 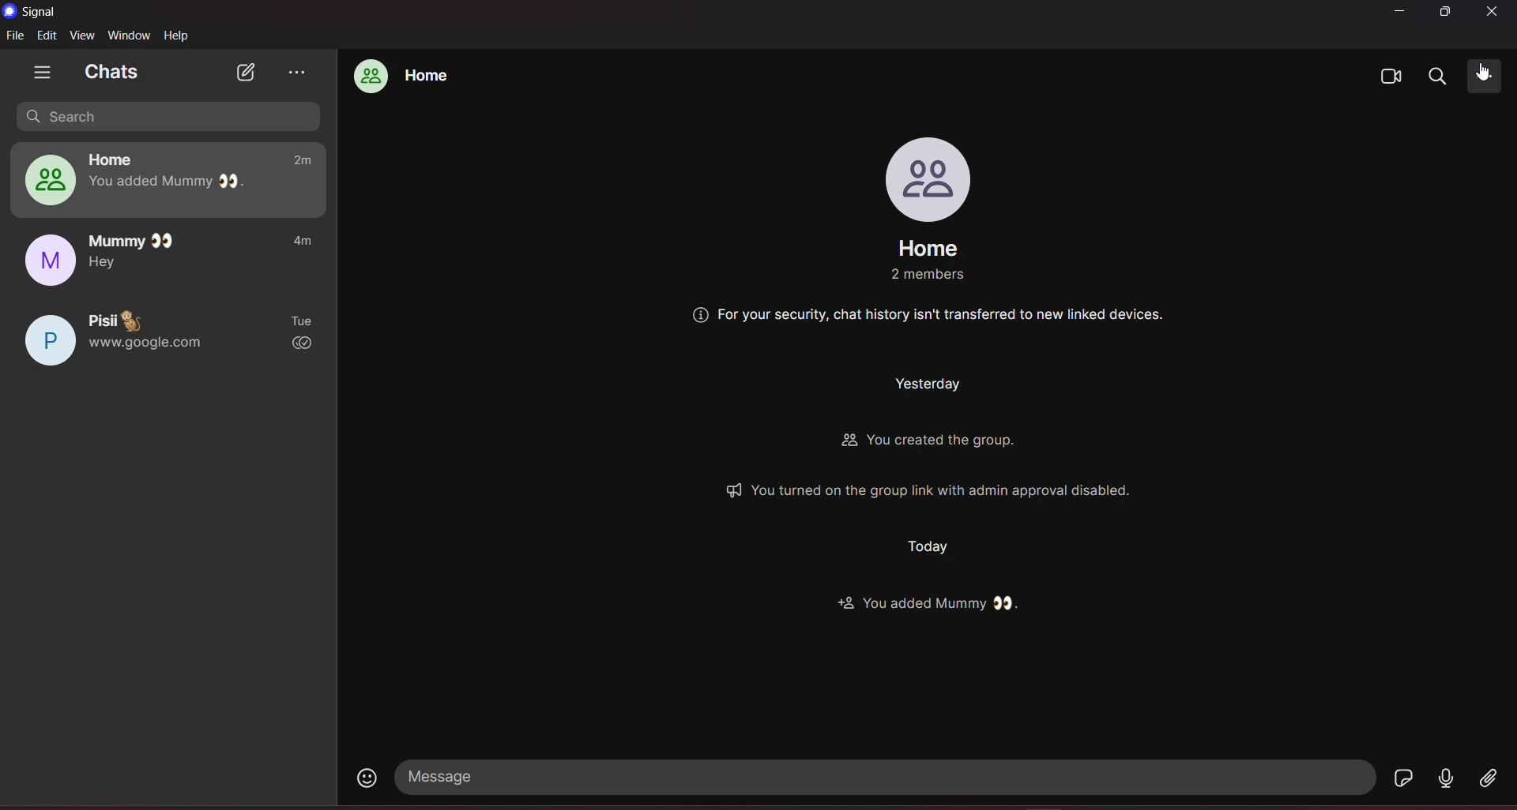 What do you see at coordinates (928, 549) in the screenshot?
I see `` at bounding box center [928, 549].